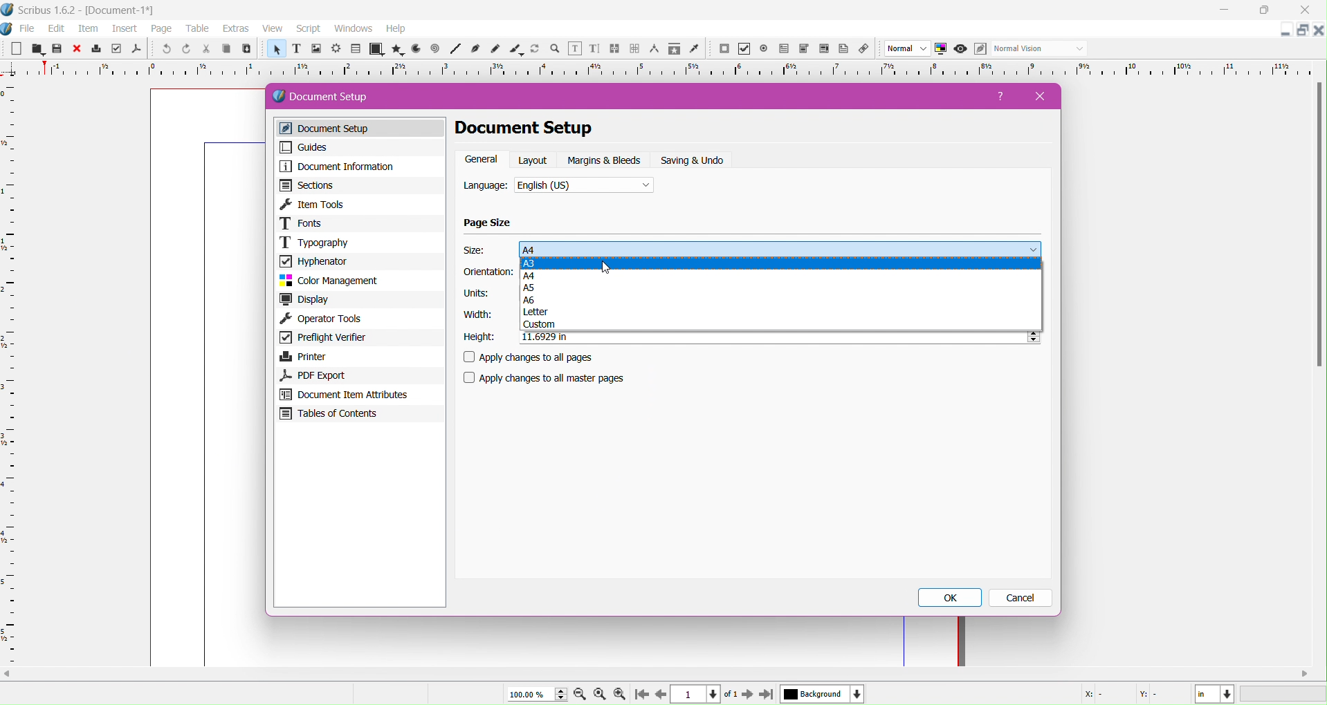 Image resolution: width=1327 pixels, height=705 pixels. Describe the element at coordinates (660, 673) in the screenshot. I see `Scroll` at that location.